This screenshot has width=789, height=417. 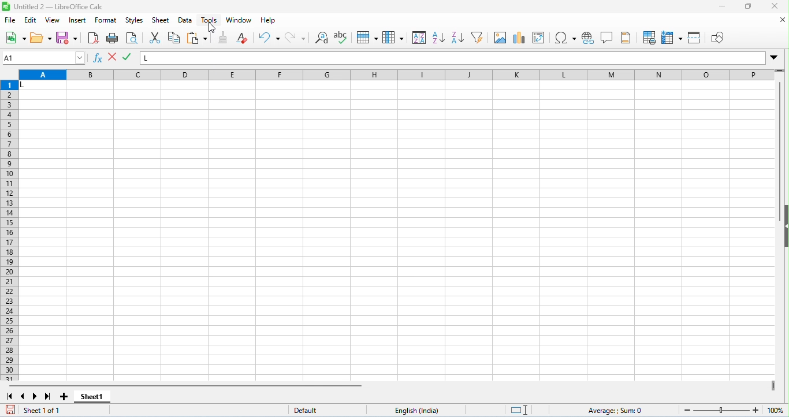 I want to click on sort descending, so click(x=457, y=38).